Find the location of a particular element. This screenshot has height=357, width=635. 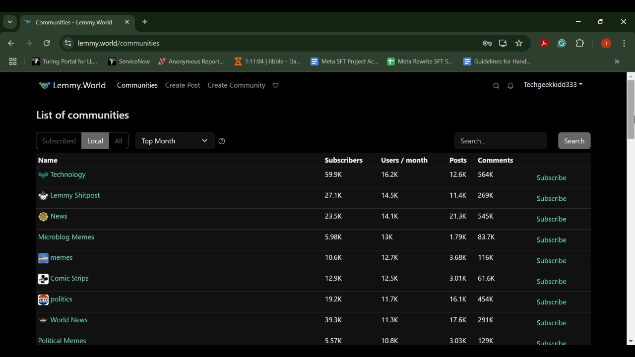

Subscribe is located at coordinates (551, 240).